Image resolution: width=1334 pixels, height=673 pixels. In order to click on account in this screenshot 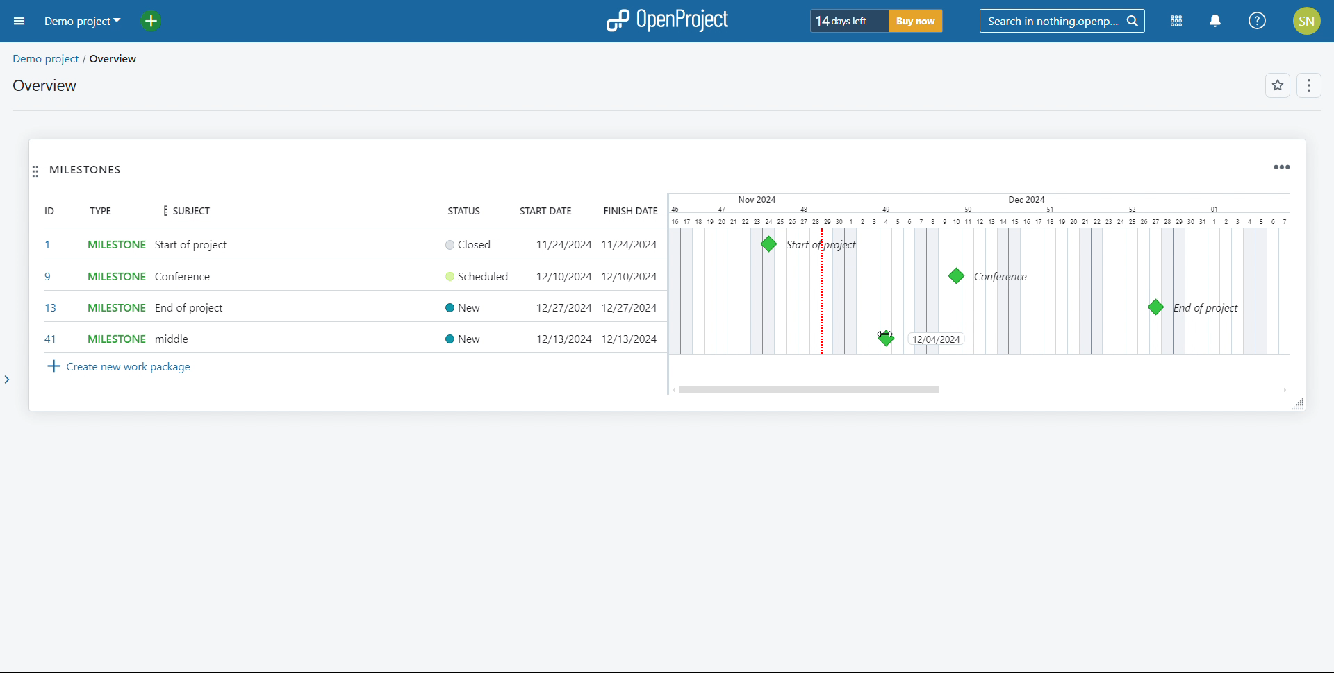, I will do `click(1308, 21)`.